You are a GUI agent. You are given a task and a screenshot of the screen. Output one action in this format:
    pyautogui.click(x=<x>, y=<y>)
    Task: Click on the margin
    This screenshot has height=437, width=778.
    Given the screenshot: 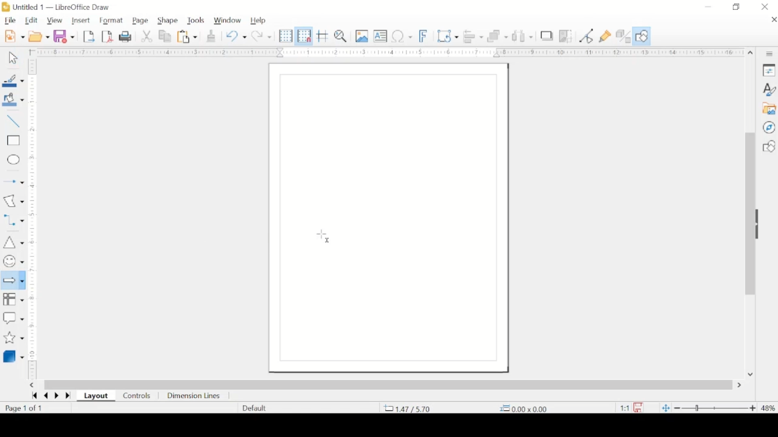 What is the action you would take?
    pyautogui.click(x=33, y=340)
    